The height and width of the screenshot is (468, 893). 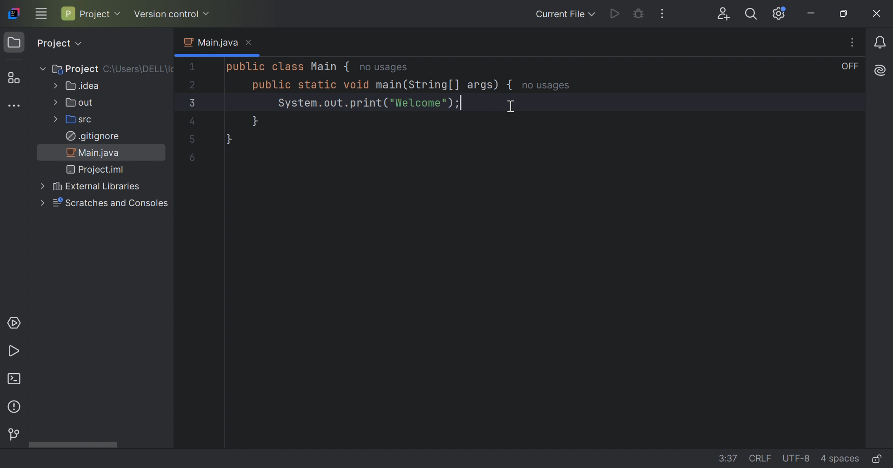 What do you see at coordinates (876, 460) in the screenshot?
I see `Make file read-only` at bounding box center [876, 460].